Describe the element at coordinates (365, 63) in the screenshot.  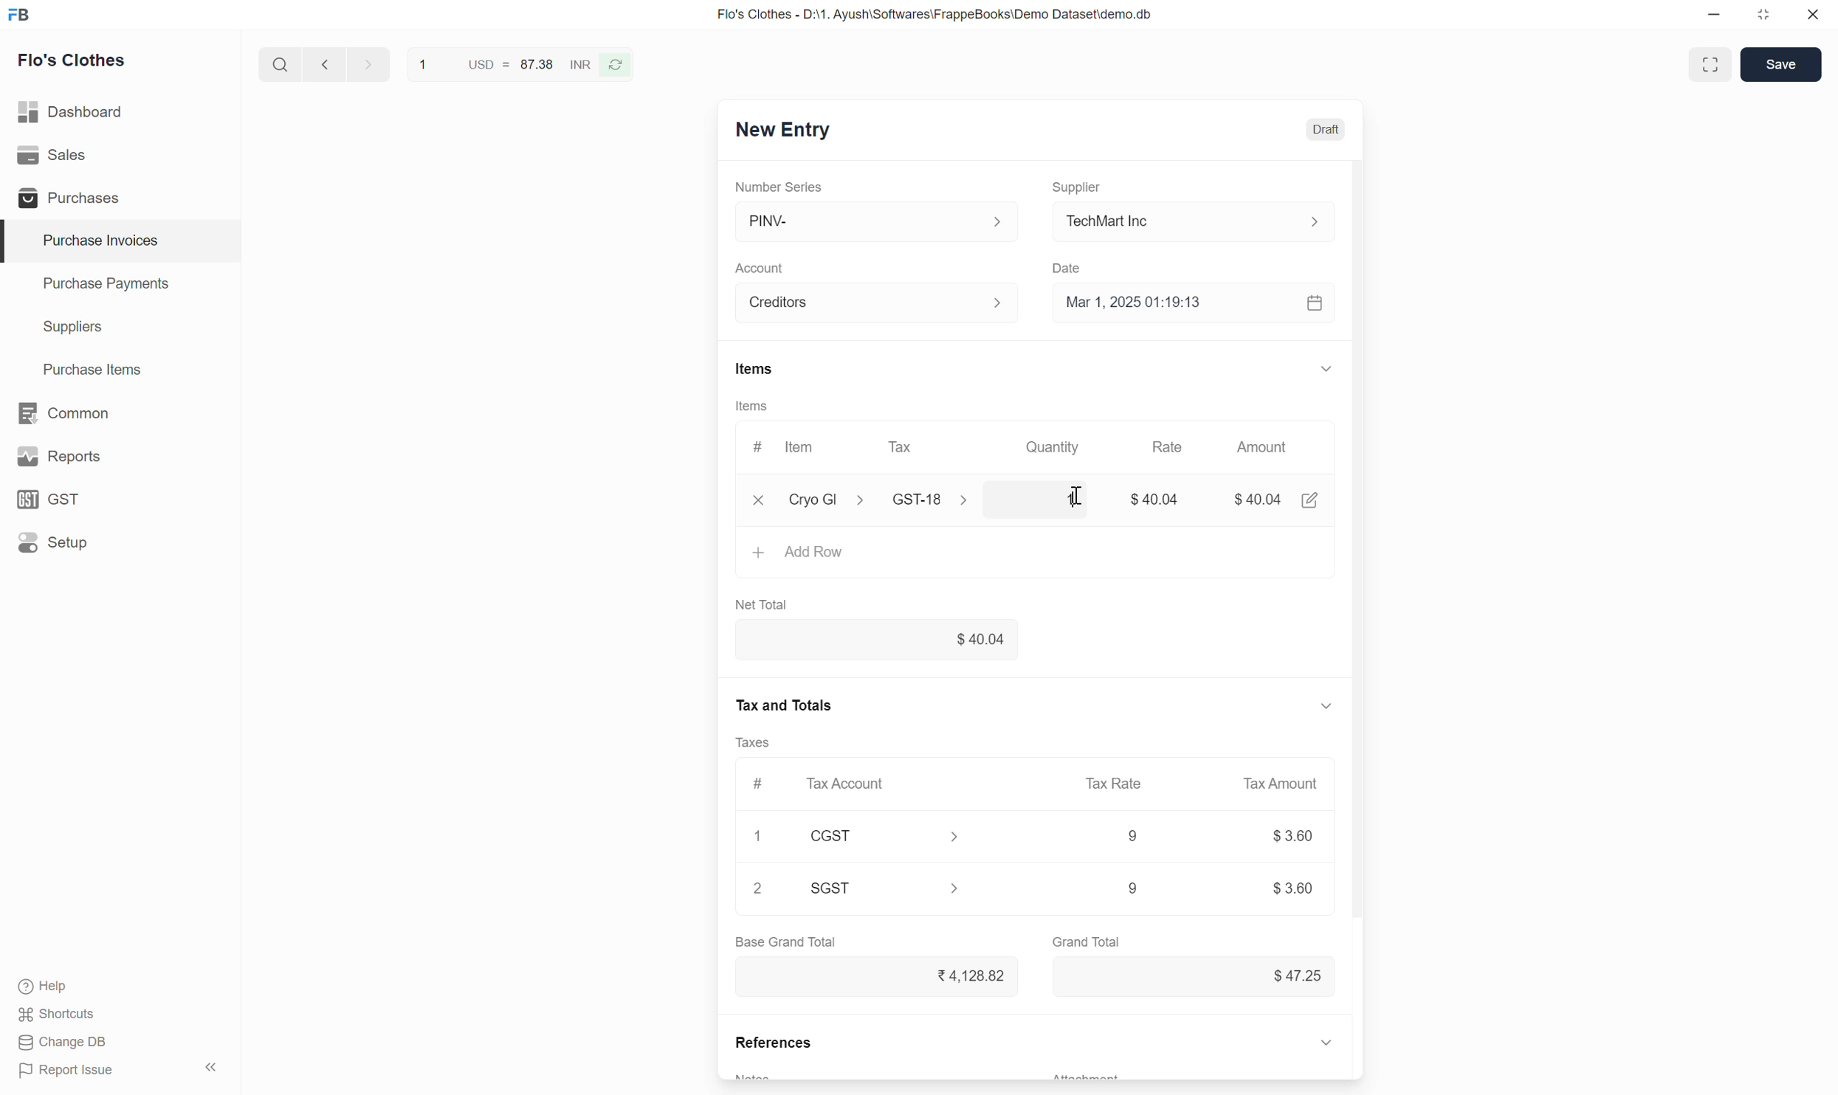
I see `previous` at that location.